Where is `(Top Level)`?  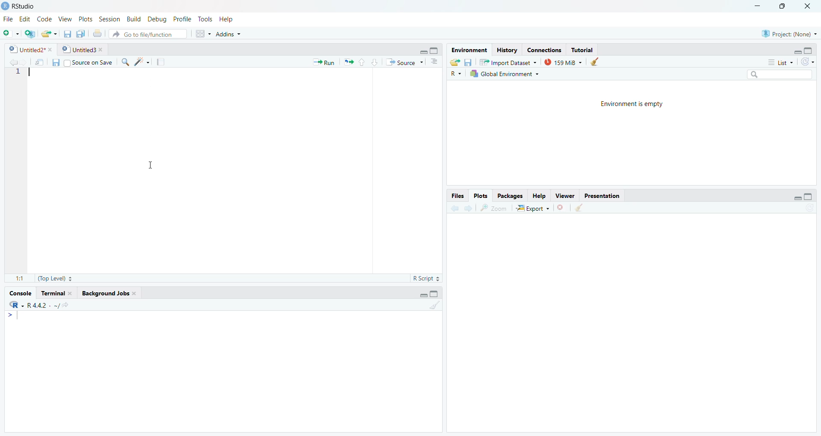 (Top Level) is located at coordinates (54, 278).